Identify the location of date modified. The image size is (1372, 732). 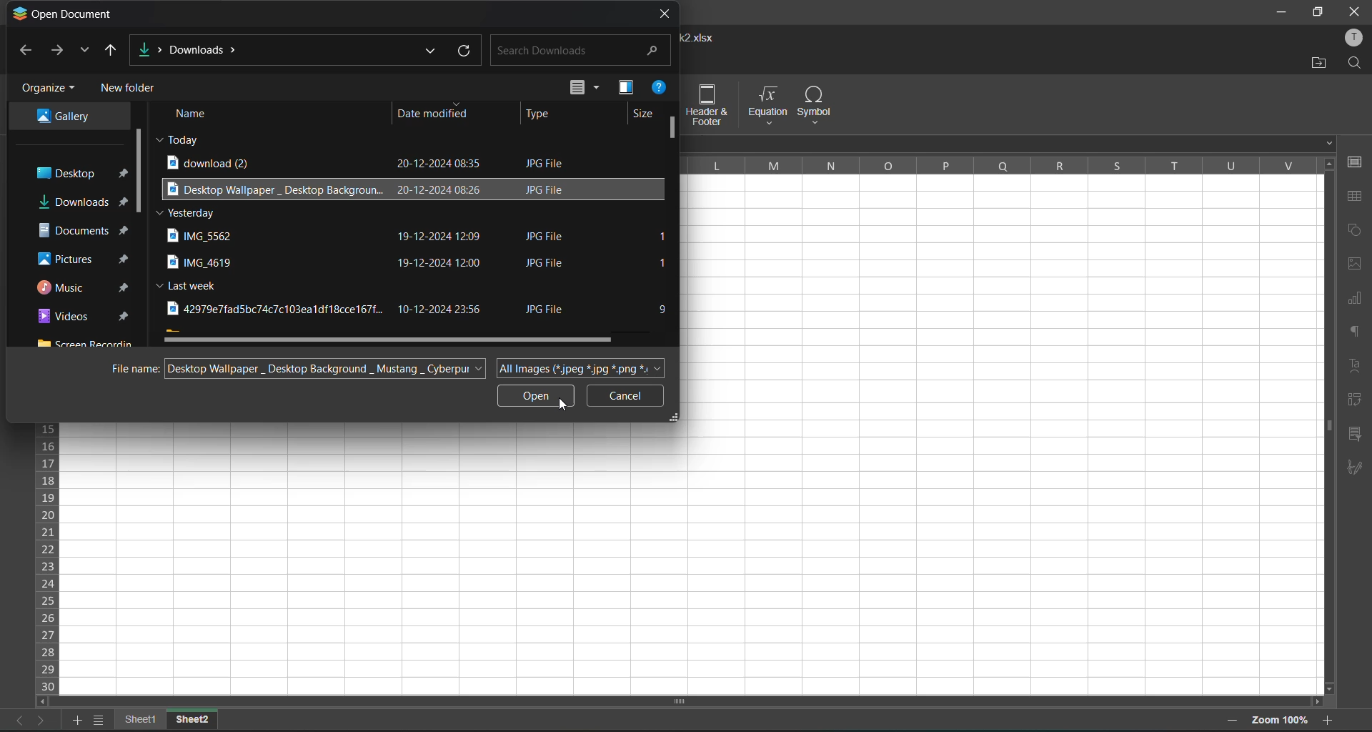
(430, 114).